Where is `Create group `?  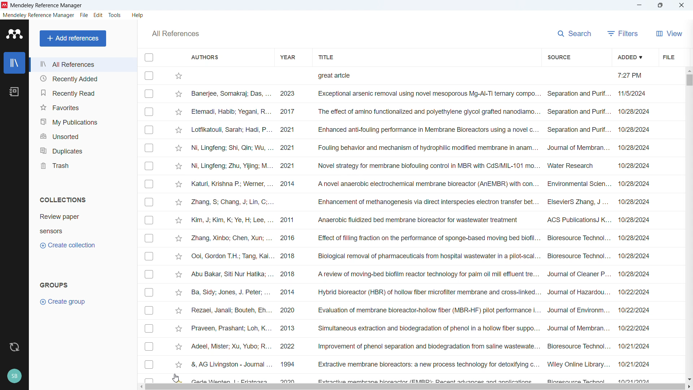
Create group  is located at coordinates (64, 302).